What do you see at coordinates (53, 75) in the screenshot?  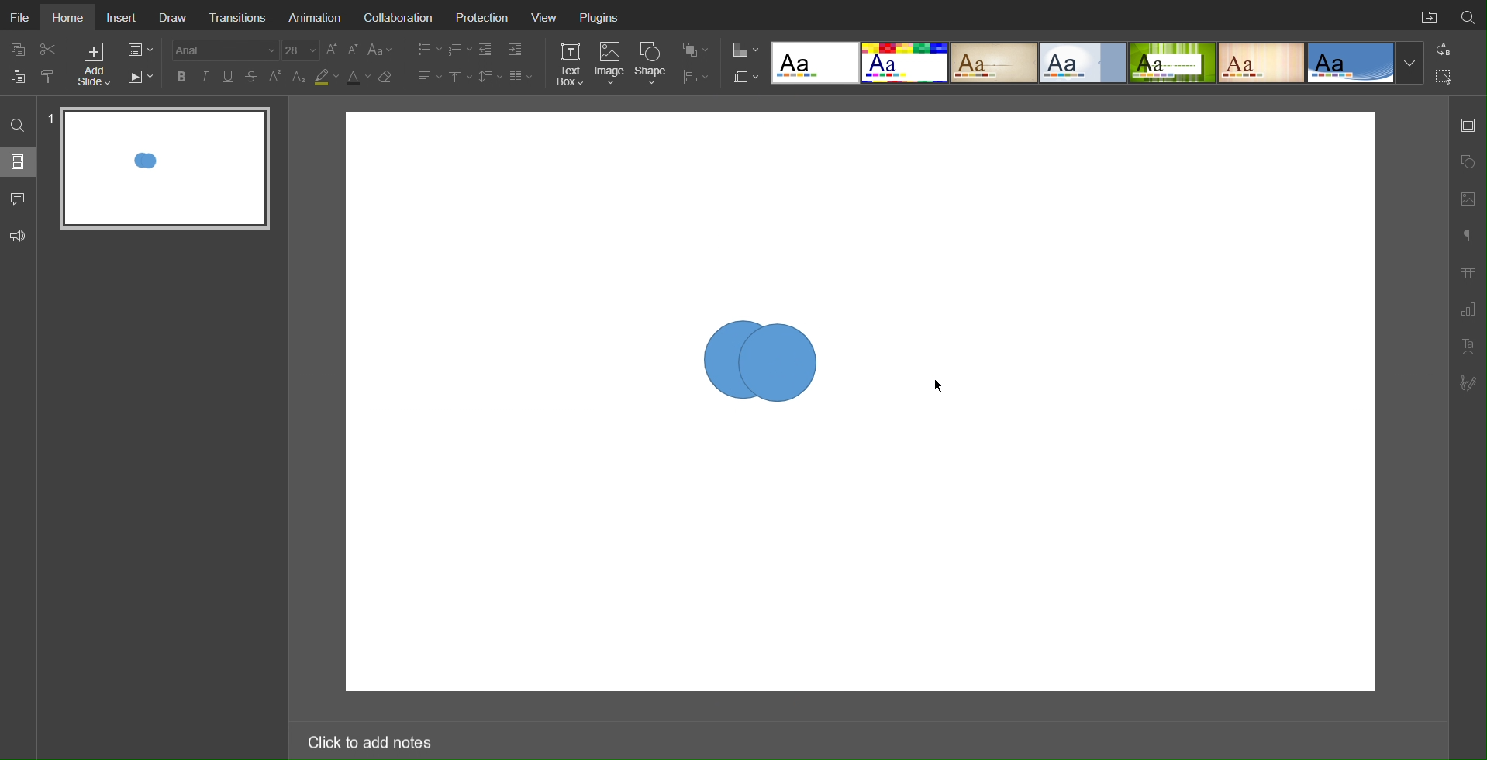 I see `copy style` at bounding box center [53, 75].